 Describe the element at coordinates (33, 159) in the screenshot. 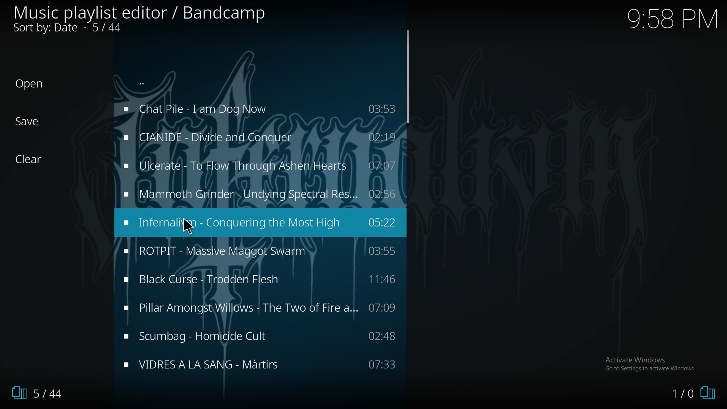

I see `Clear` at that location.